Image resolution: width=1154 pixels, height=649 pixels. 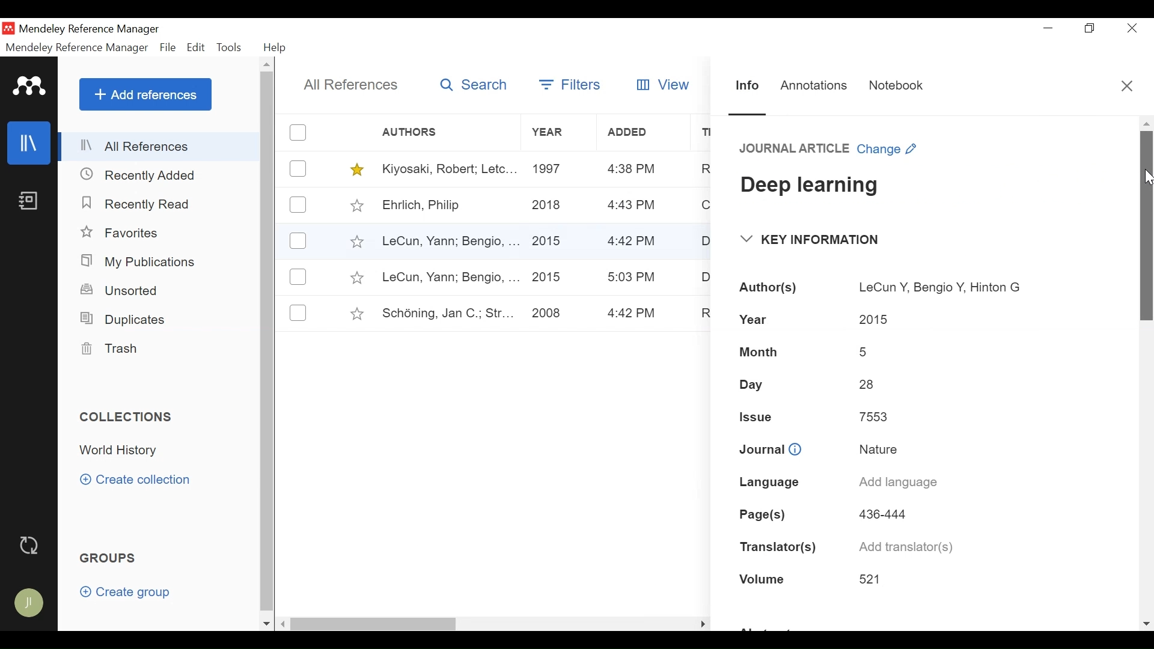 What do you see at coordinates (131, 594) in the screenshot?
I see `Create group` at bounding box center [131, 594].